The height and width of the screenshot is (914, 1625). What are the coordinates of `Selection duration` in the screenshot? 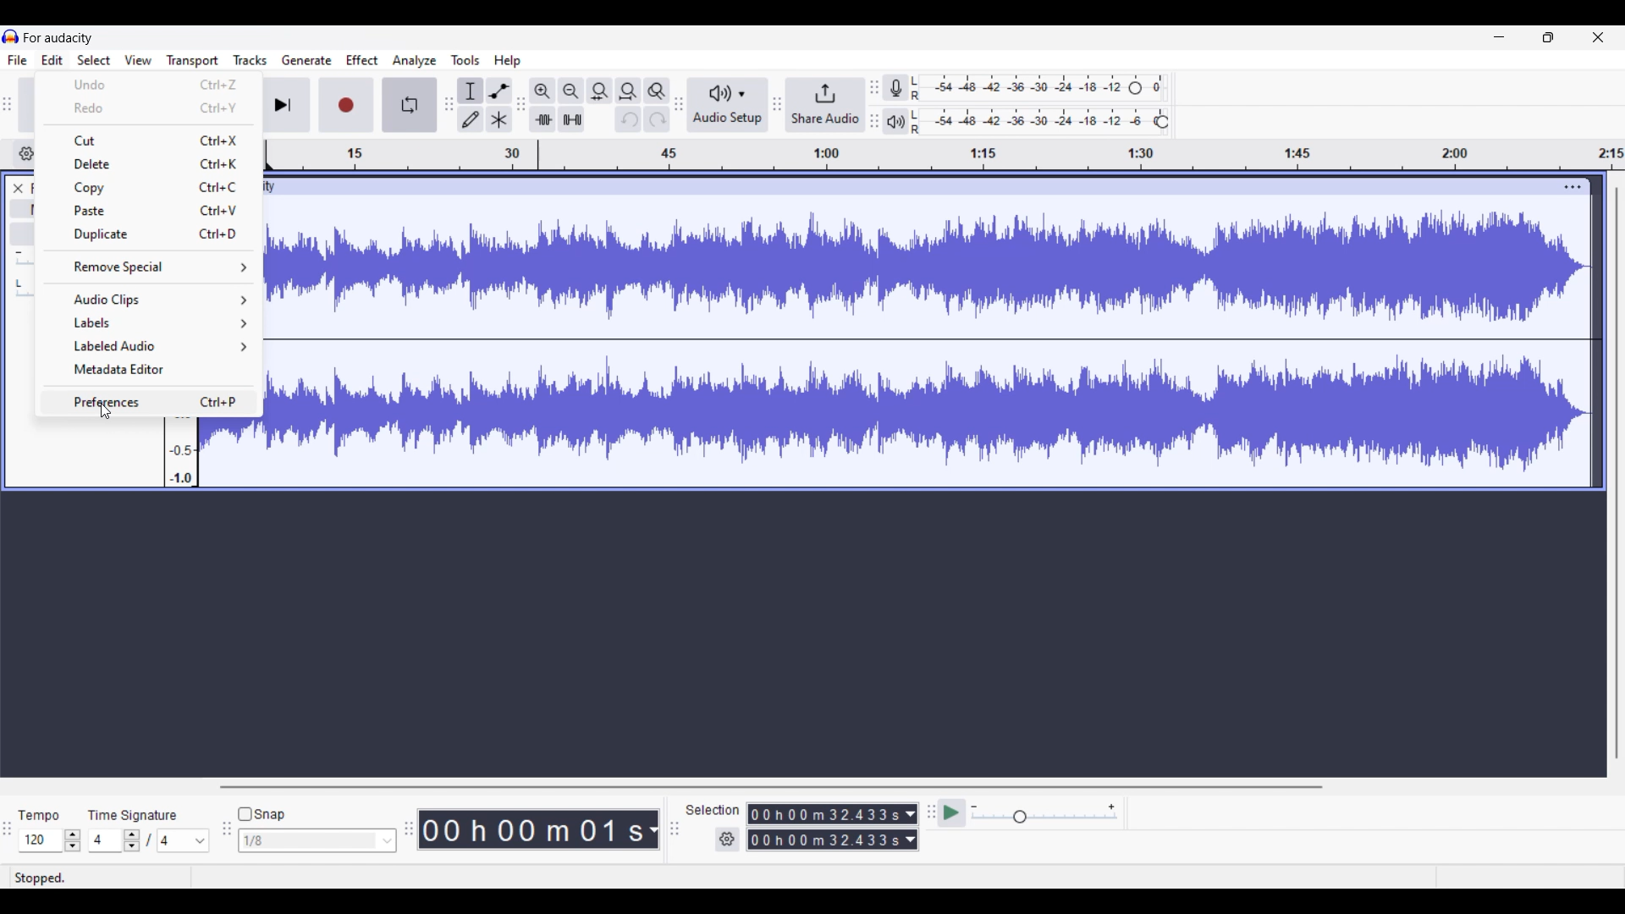 It's located at (825, 827).